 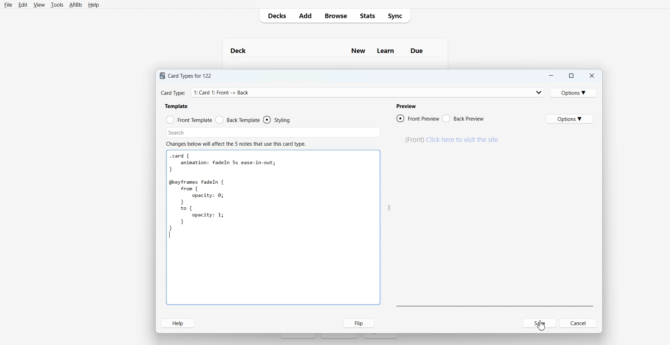 What do you see at coordinates (418, 118) in the screenshot?
I see `Front Preview` at bounding box center [418, 118].